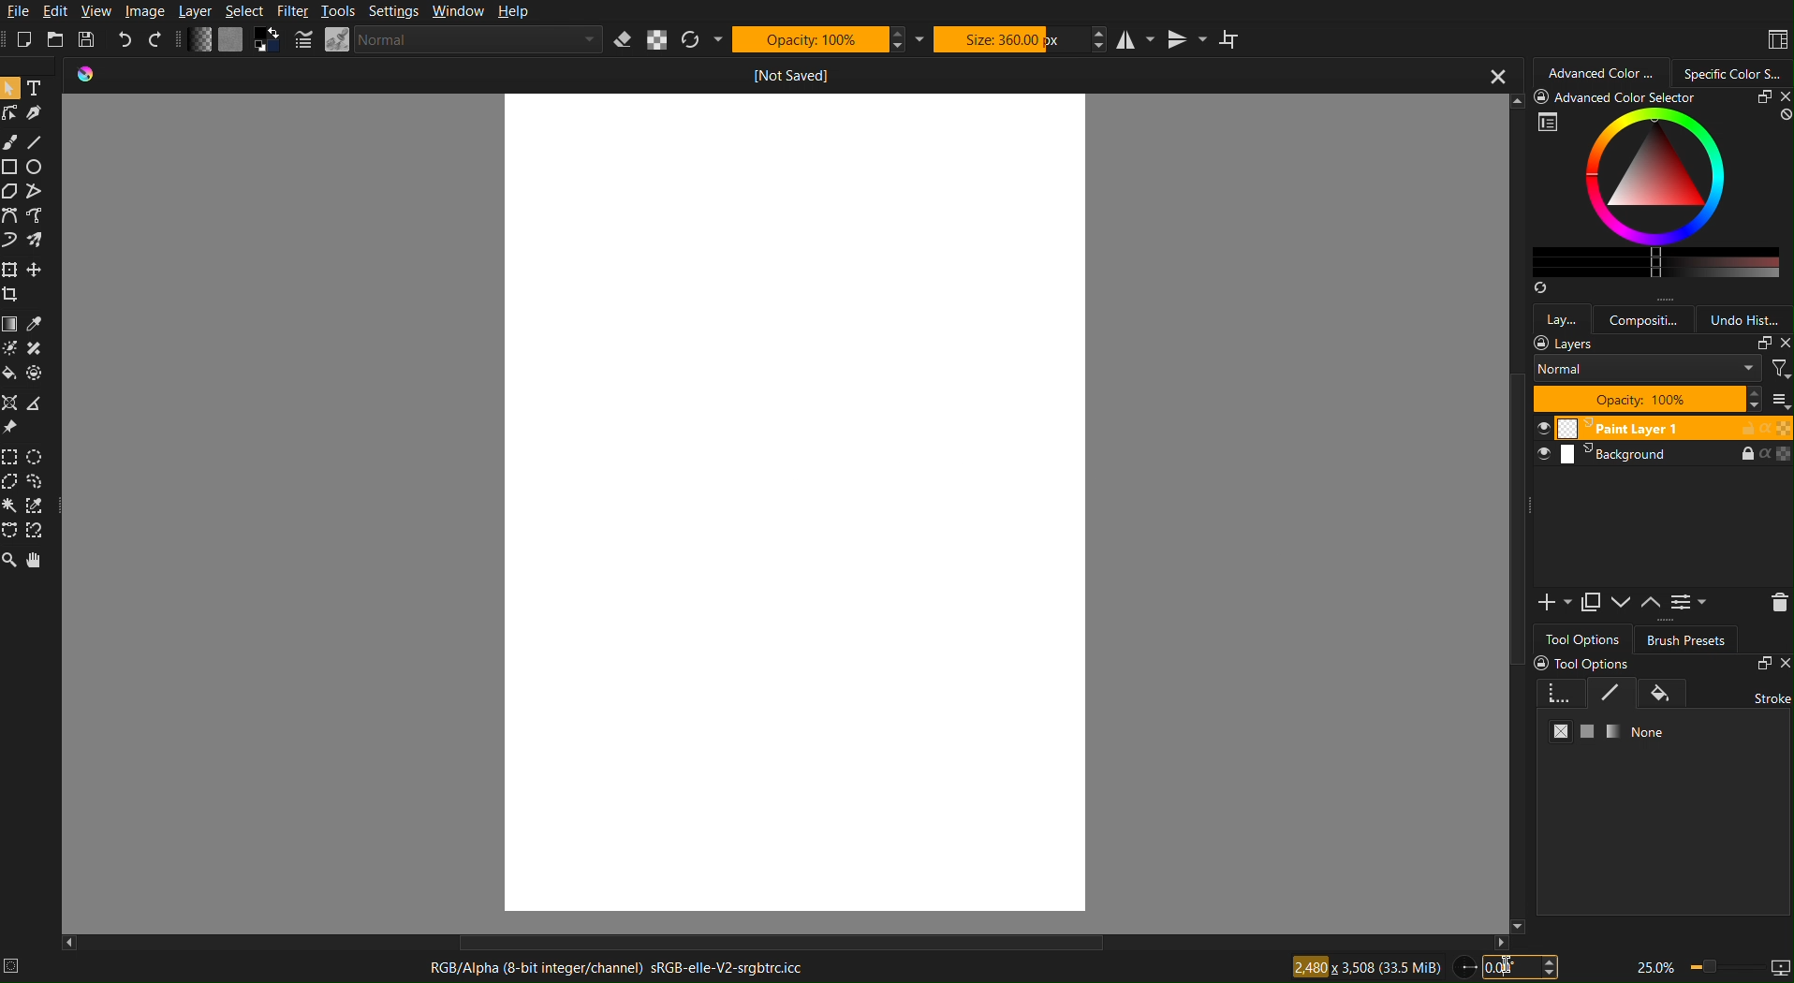 The image size is (1794, 983). Describe the element at coordinates (1747, 318) in the screenshot. I see `Undo History` at that location.